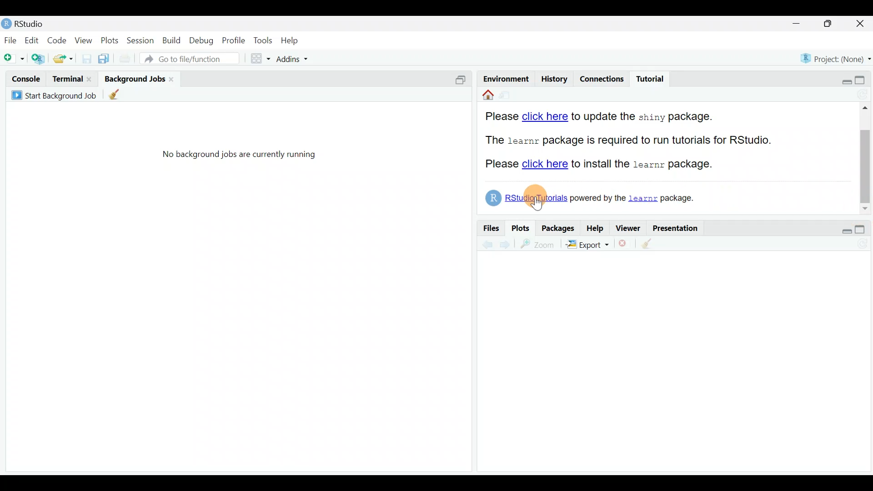 This screenshot has width=873, height=491. I want to click on show in new window, so click(508, 96).